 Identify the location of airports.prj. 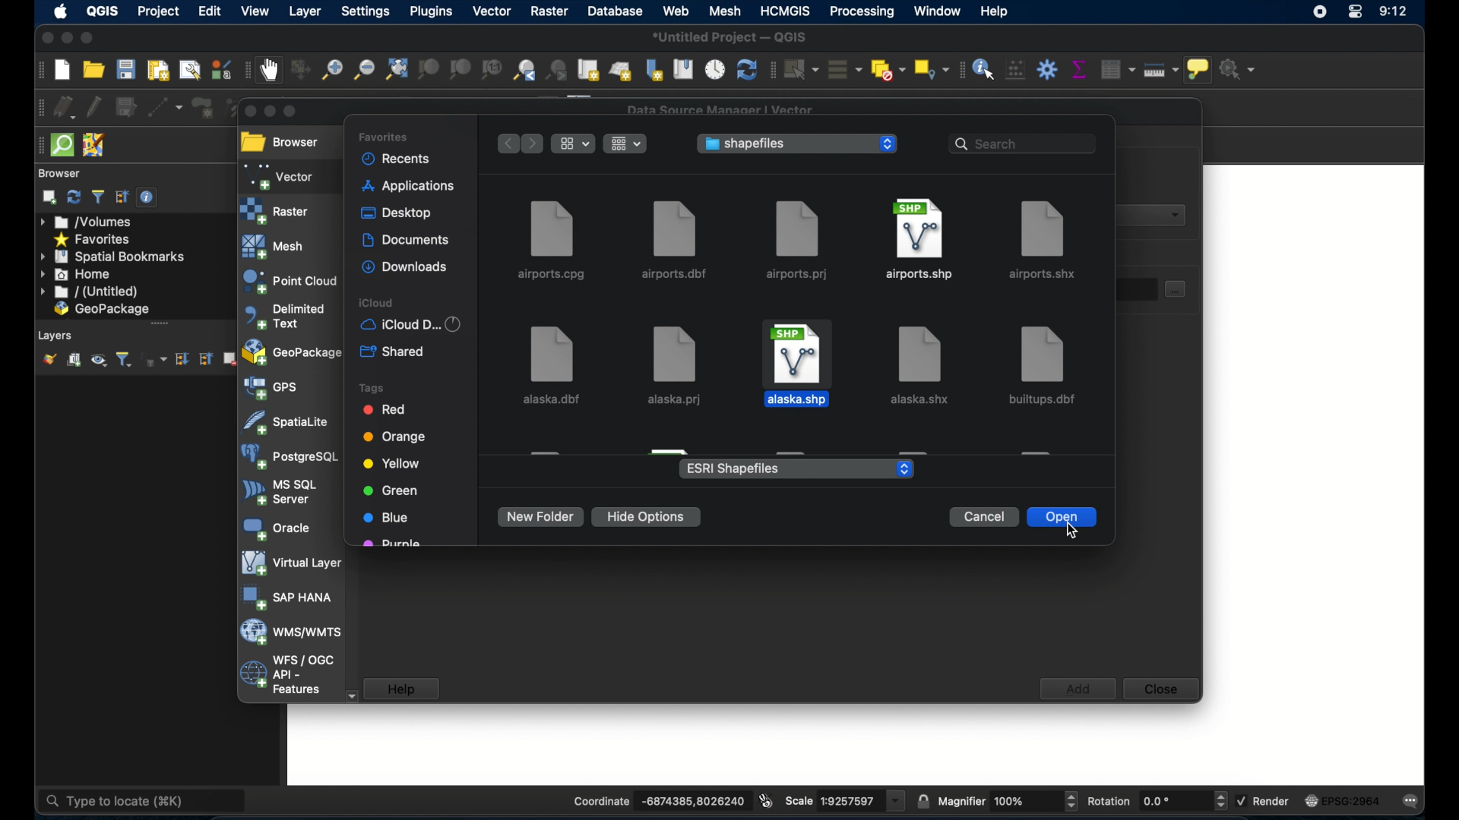
(798, 241).